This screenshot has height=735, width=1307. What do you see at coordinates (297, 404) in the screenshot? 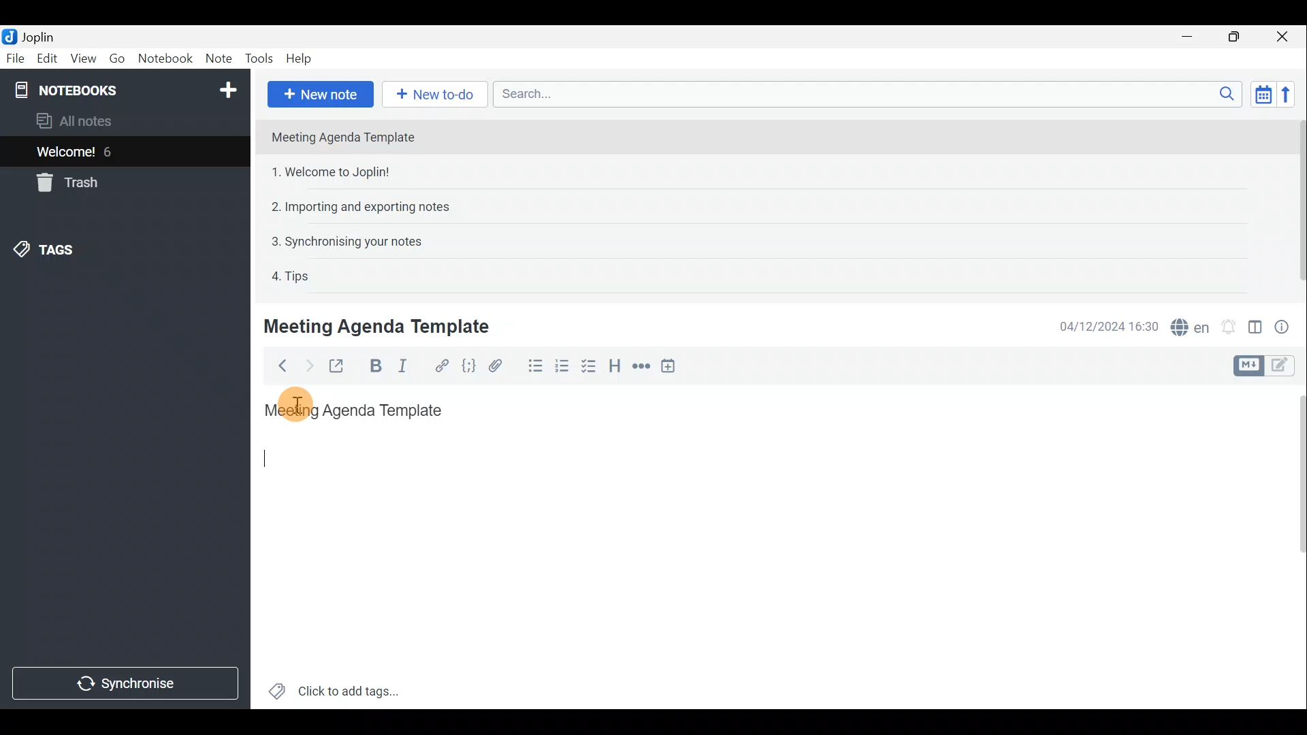
I see `` at bounding box center [297, 404].